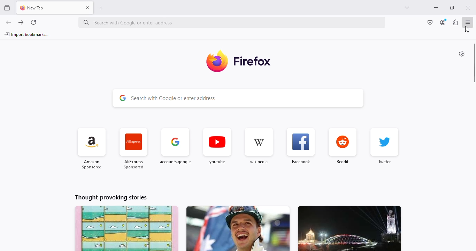 The width and height of the screenshot is (476, 251). Describe the element at coordinates (238, 98) in the screenshot. I see `search` at that location.